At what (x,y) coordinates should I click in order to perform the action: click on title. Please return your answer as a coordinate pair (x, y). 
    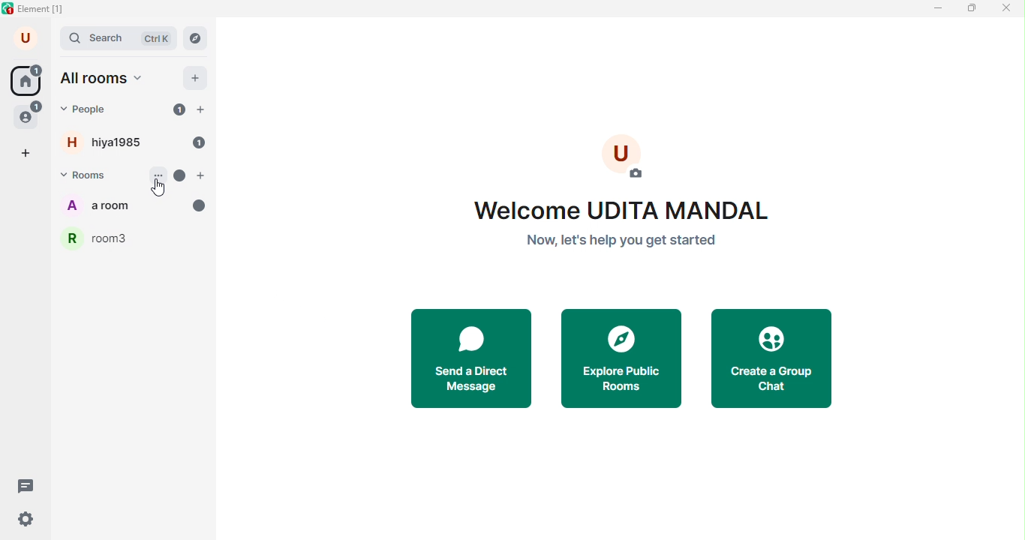
    Looking at the image, I should click on (39, 9).